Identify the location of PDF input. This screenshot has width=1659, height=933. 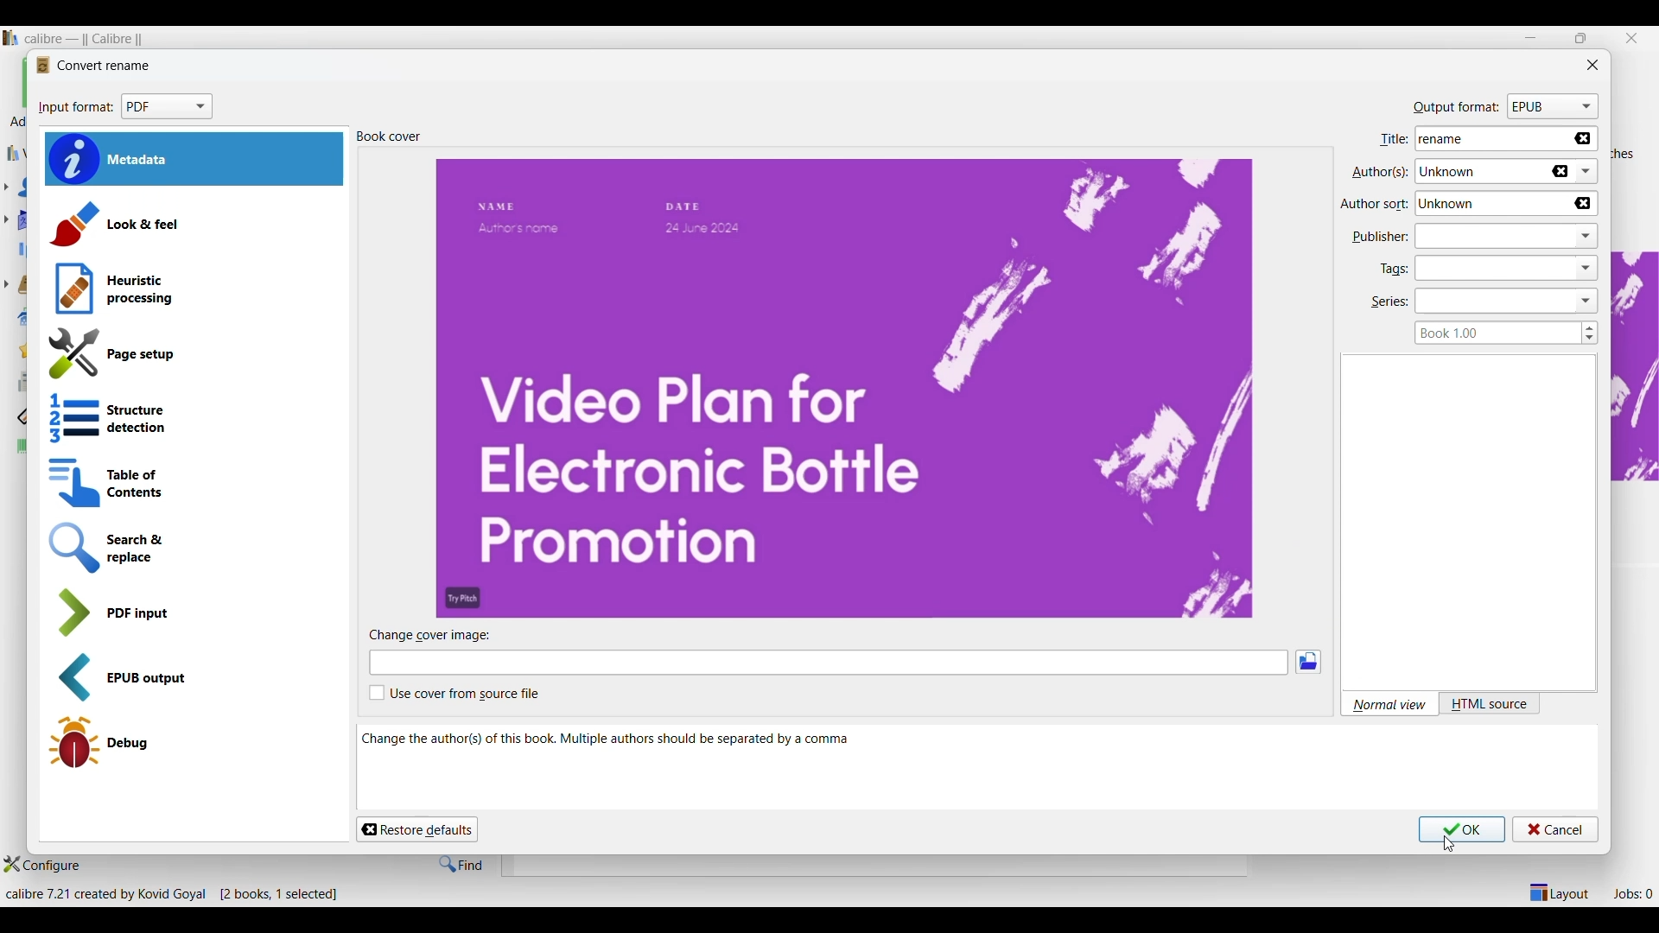
(188, 613).